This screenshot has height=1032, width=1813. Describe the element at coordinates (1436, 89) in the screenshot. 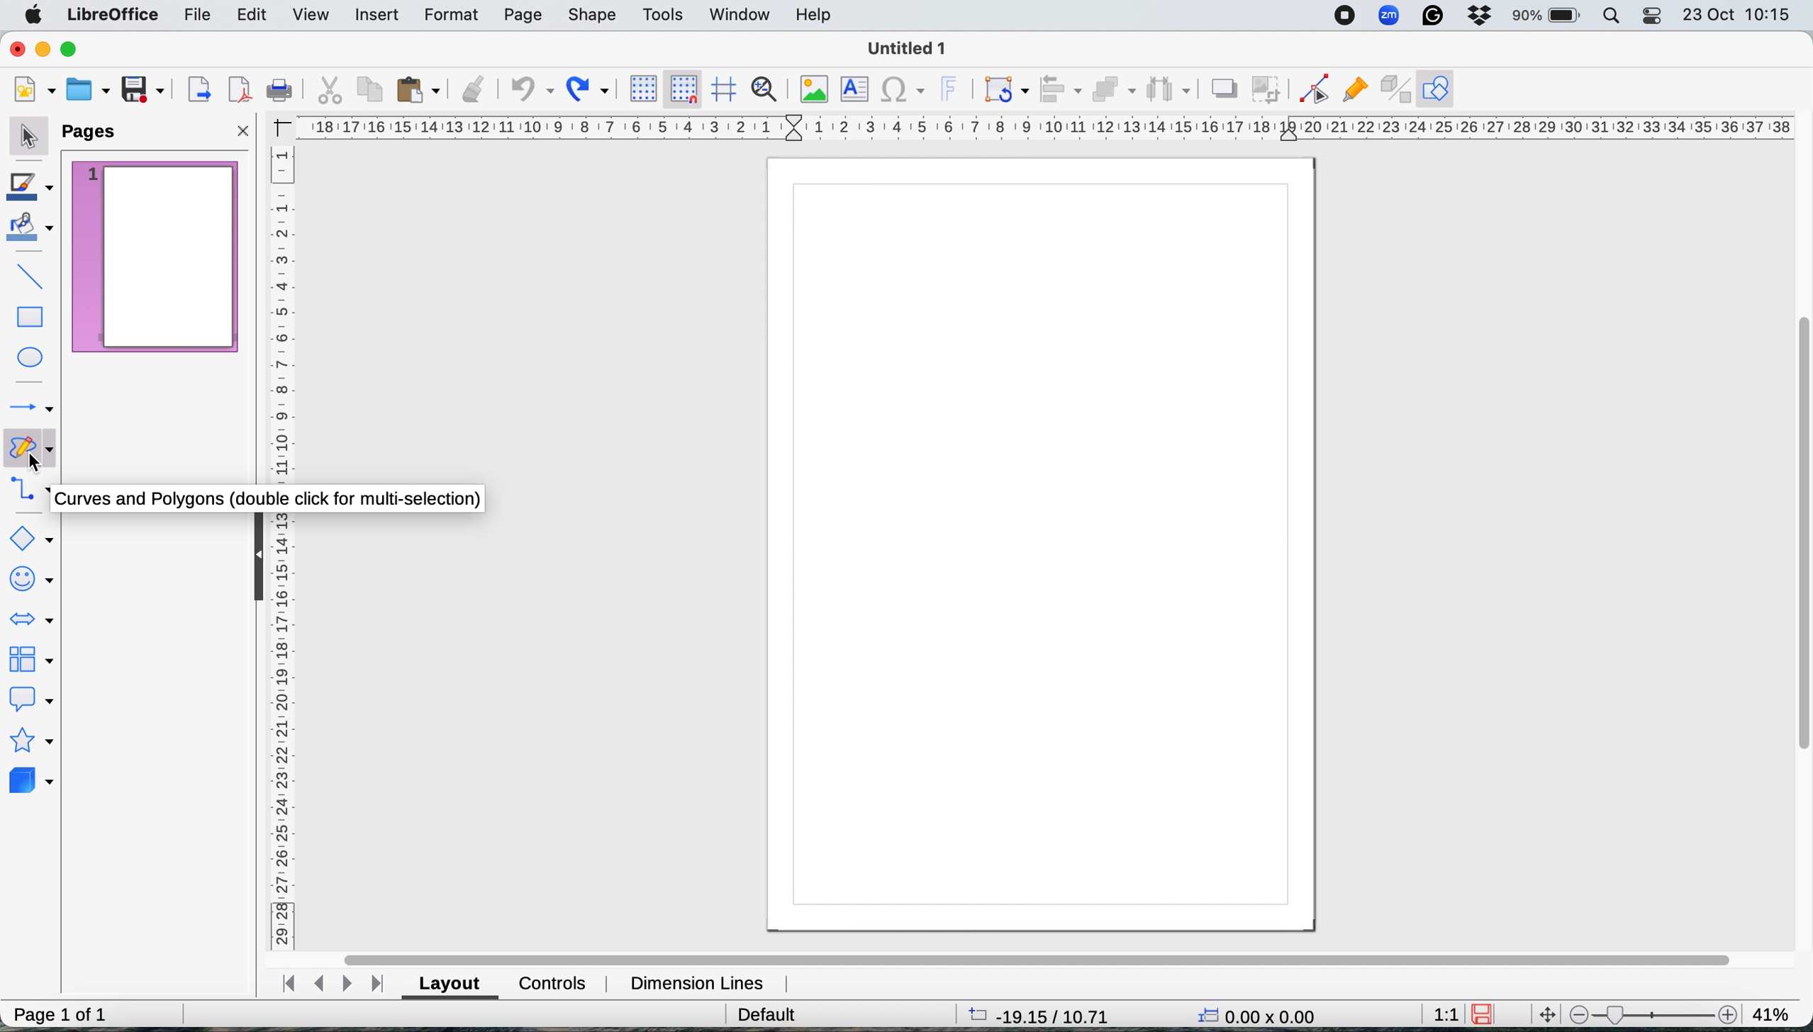

I see `show draw functions` at that location.